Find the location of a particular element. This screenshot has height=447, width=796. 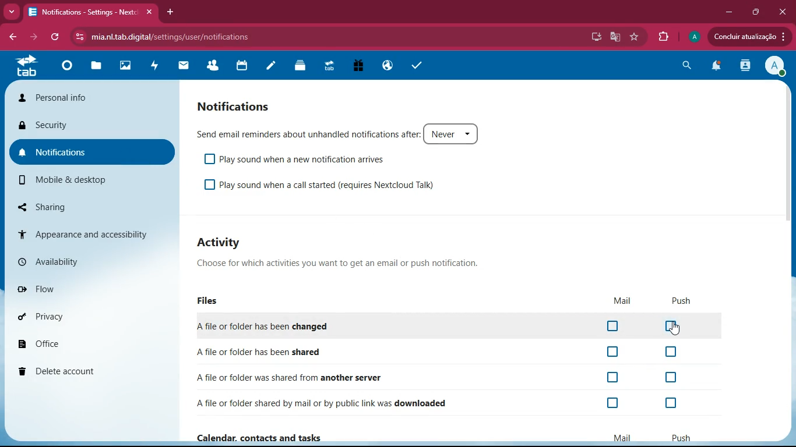

home is located at coordinates (67, 70).